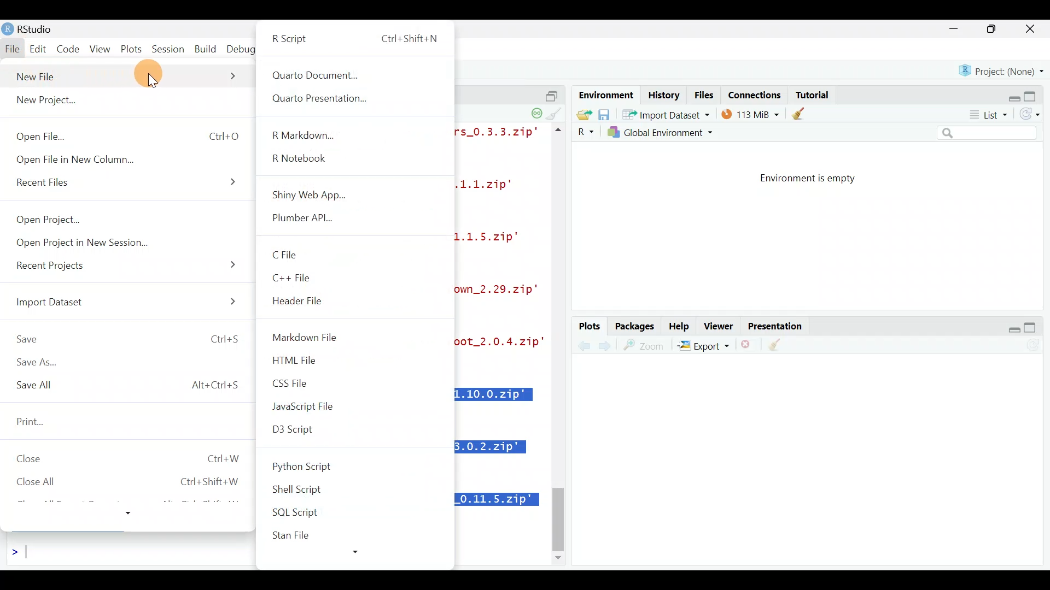 This screenshot has width=1050, height=590. I want to click on Recent Files, so click(128, 185).